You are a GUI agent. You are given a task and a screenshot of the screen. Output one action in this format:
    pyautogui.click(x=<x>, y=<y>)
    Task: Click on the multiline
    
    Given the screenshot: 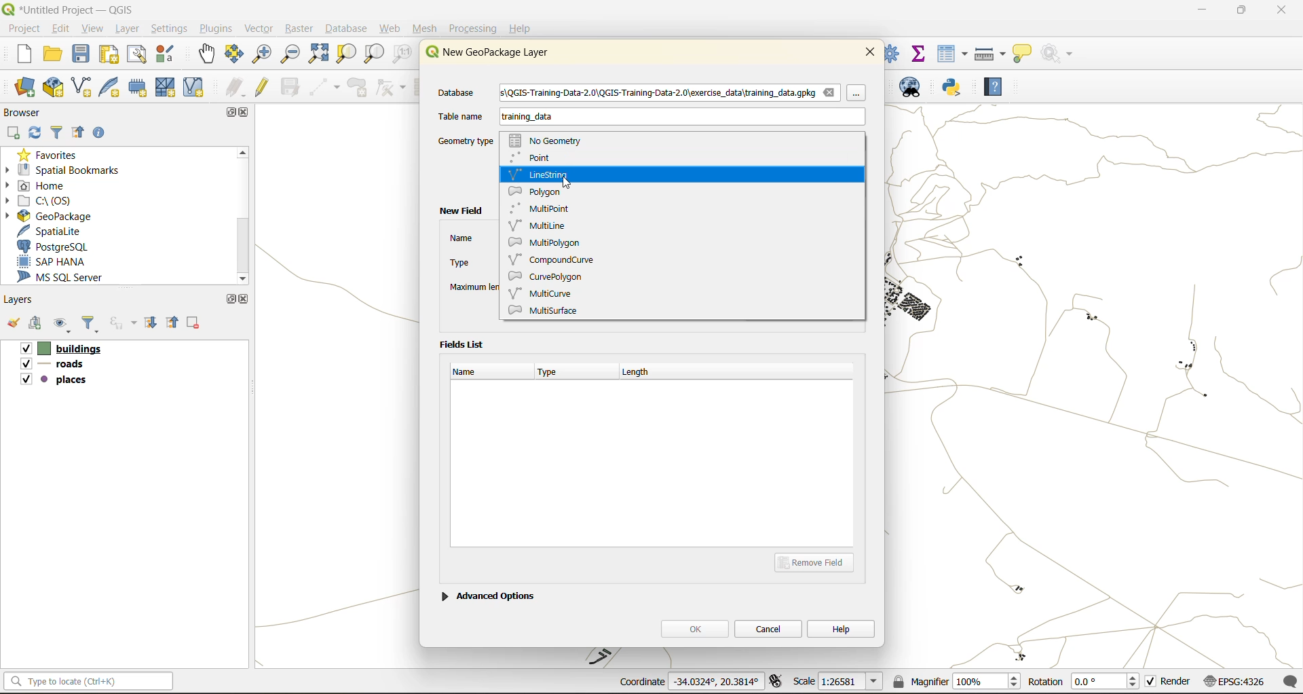 What is the action you would take?
    pyautogui.click(x=543, y=225)
    